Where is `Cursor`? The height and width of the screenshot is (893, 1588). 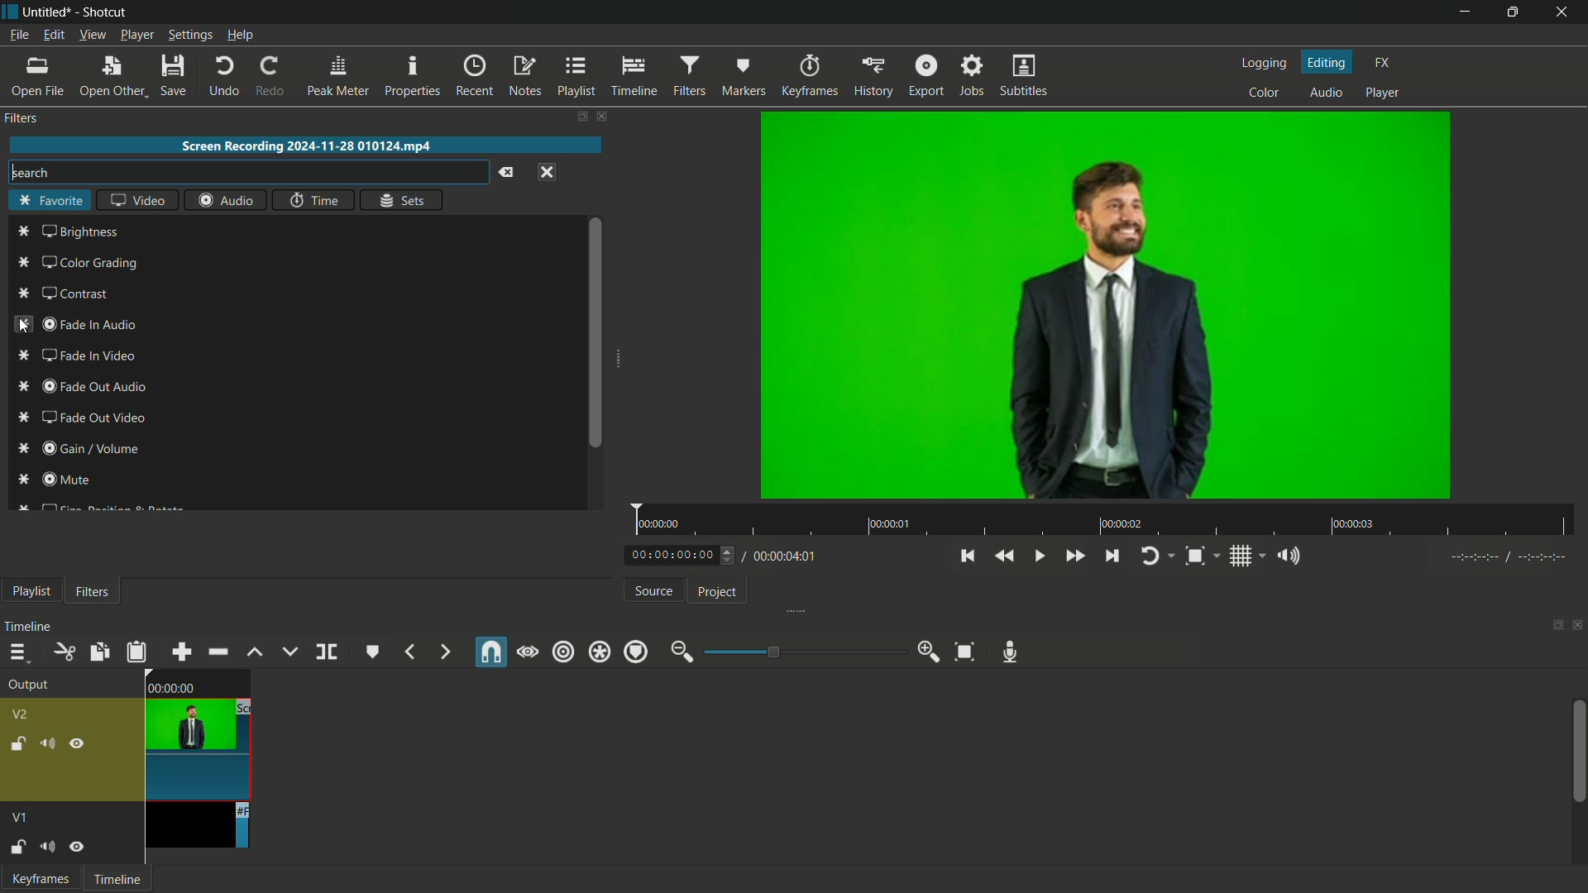 Cursor is located at coordinates (22, 328).